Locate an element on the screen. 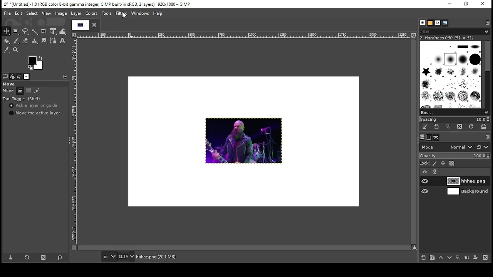 This screenshot has height=277, width=493. move tool is located at coordinates (7, 30).